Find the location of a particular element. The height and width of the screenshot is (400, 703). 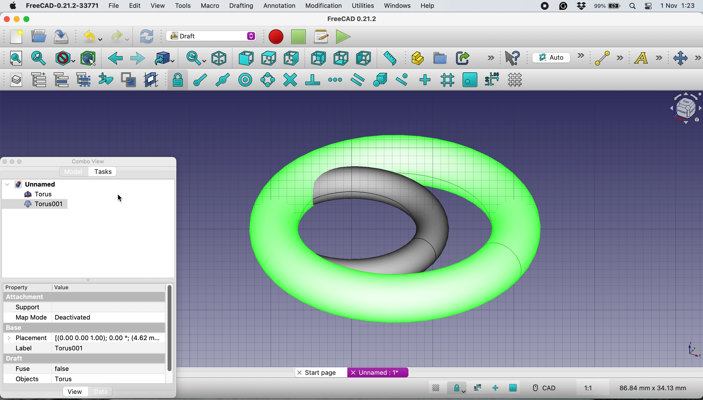

snap grid is located at coordinates (446, 80).